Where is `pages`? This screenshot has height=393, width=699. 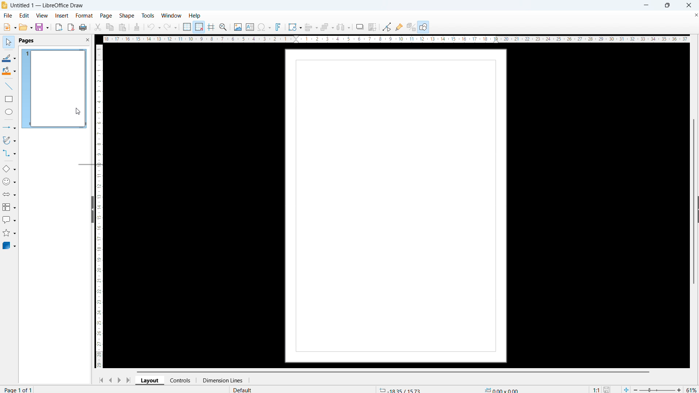 pages is located at coordinates (26, 41).